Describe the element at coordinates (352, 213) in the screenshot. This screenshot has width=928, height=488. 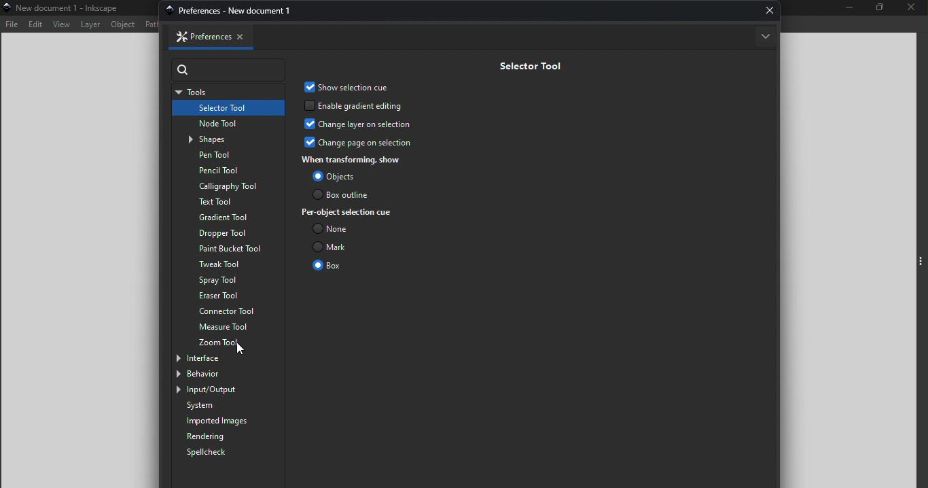
I see `Per-object selection cue` at that location.